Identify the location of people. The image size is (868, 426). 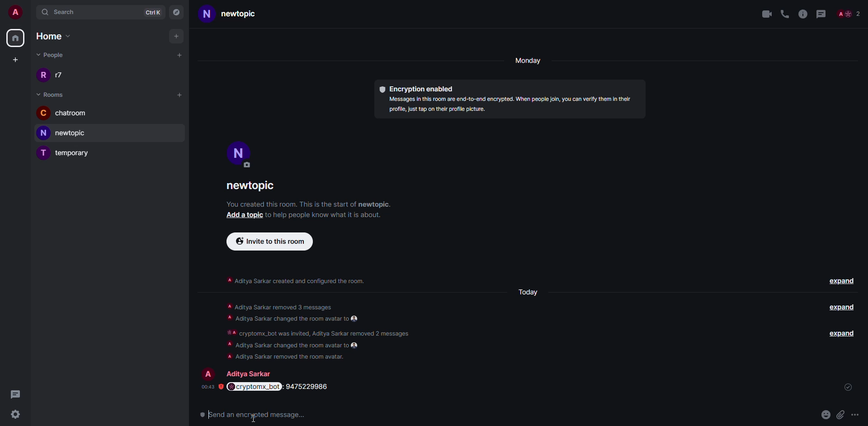
(249, 373).